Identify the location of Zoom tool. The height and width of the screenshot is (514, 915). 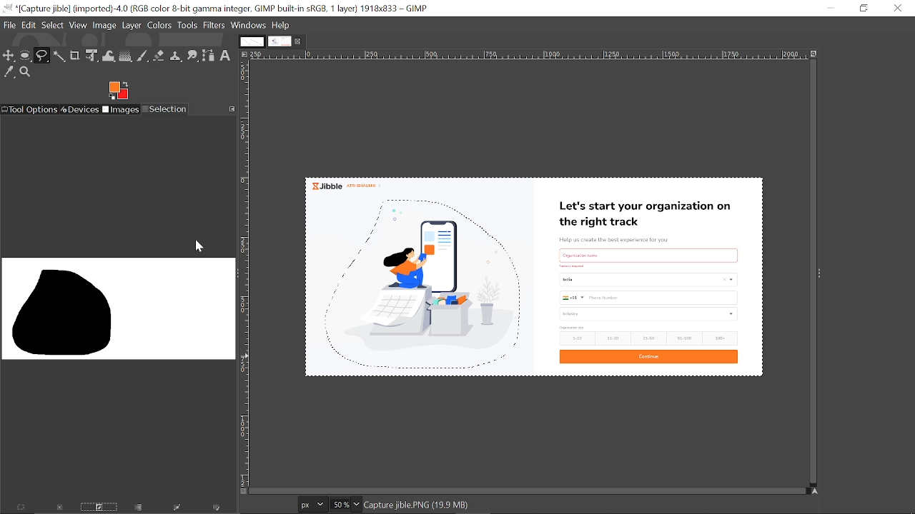
(26, 72).